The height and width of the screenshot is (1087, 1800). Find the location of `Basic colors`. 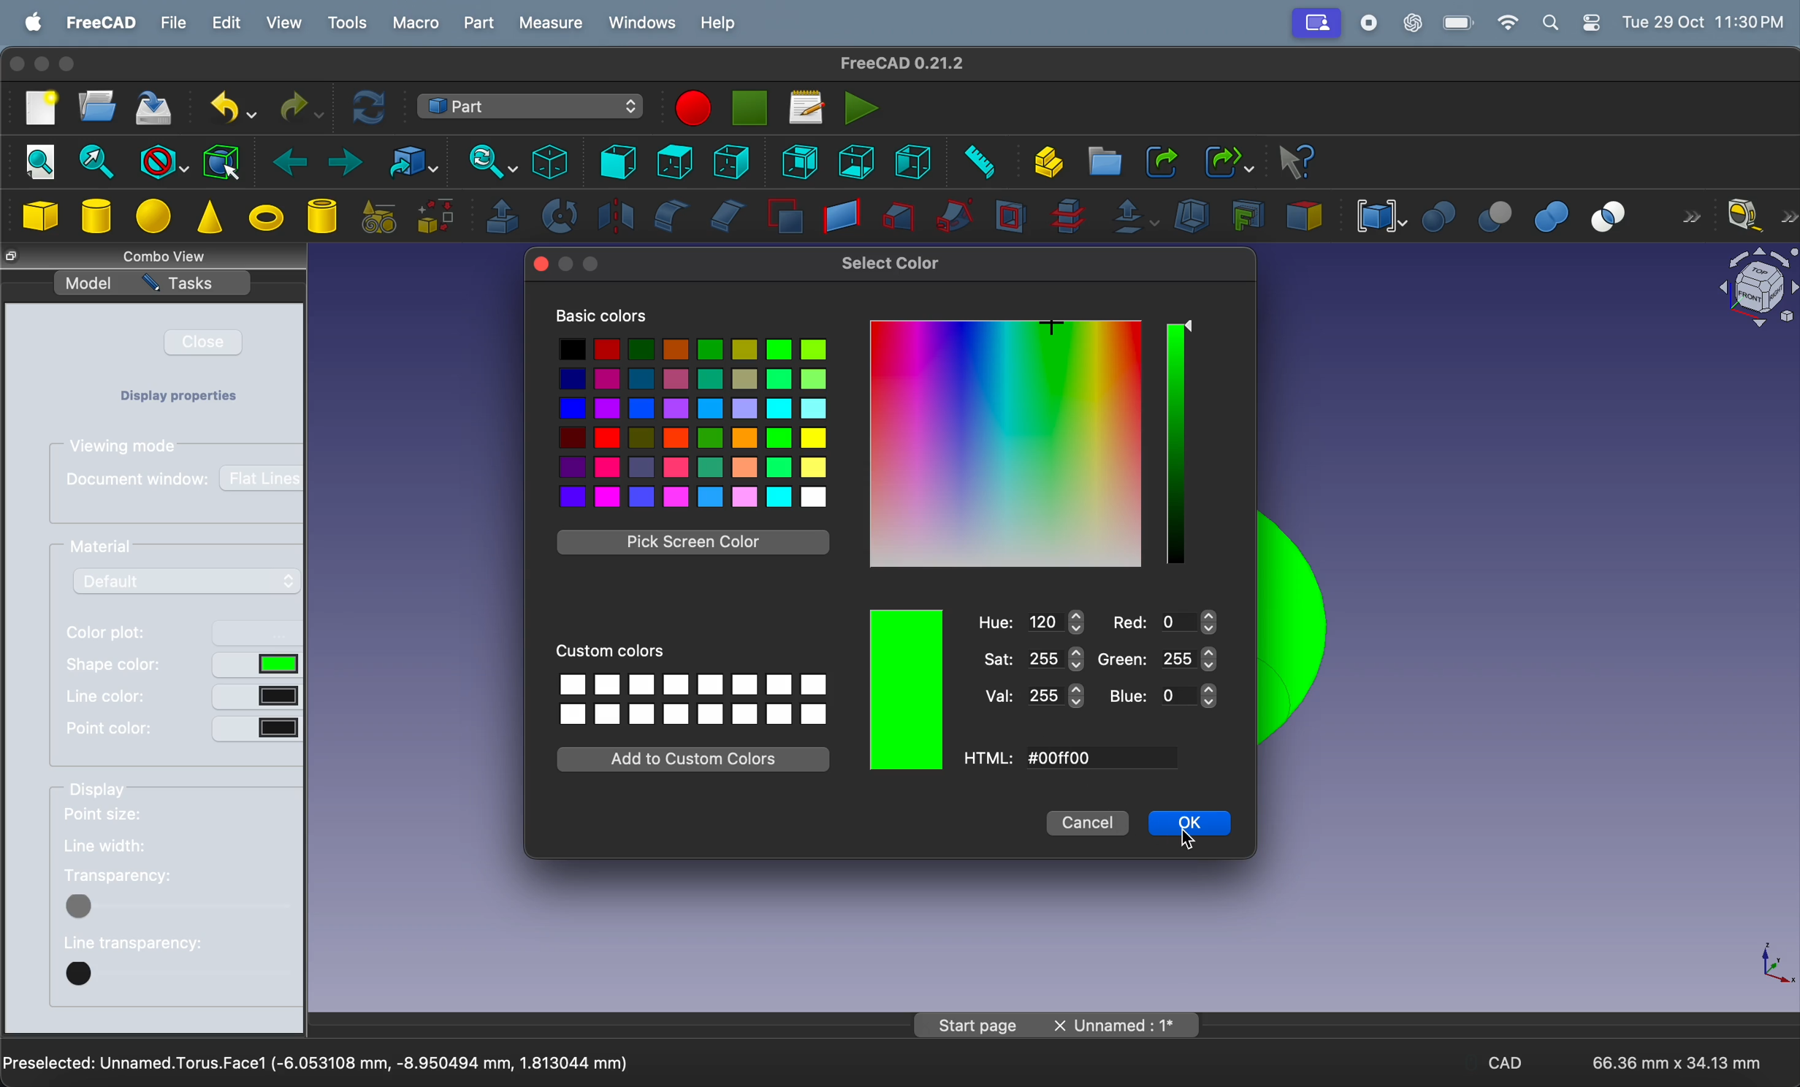

Basic colors is located at coordinates (602, 314).